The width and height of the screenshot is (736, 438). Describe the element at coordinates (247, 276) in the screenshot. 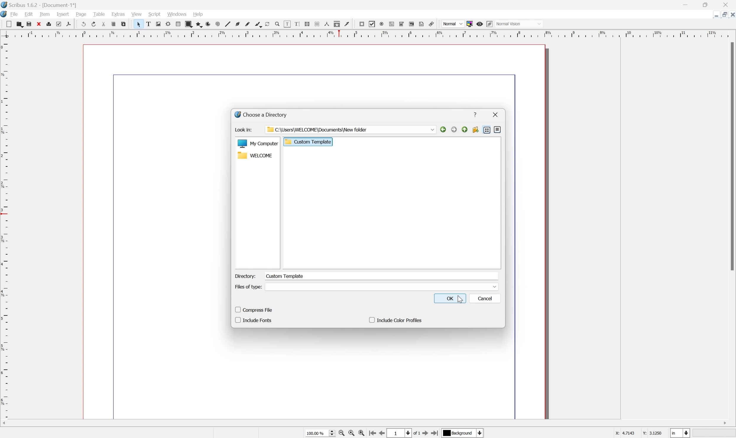

I see `directory:` at that location.